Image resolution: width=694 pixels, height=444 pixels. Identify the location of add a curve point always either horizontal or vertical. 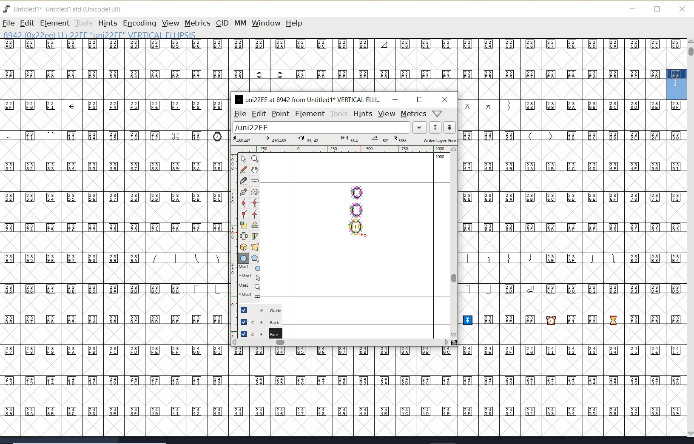
(254, 202).